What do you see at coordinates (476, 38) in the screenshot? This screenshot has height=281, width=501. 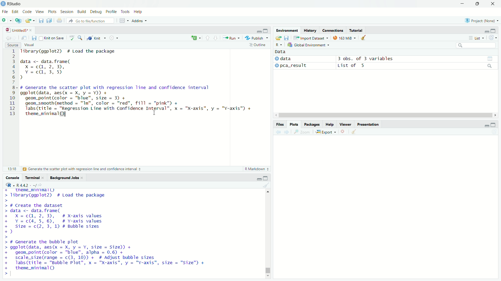 I see `List` at bounding box center [476, 38].